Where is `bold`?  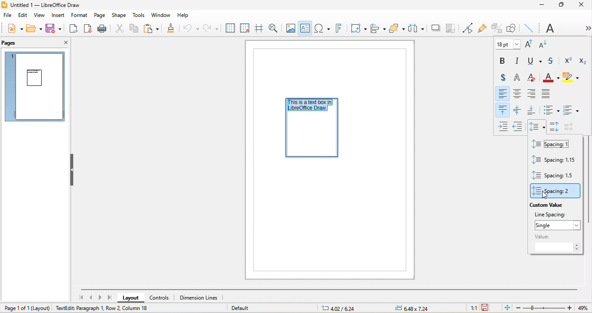
bold is located at coordinates (503, 61).